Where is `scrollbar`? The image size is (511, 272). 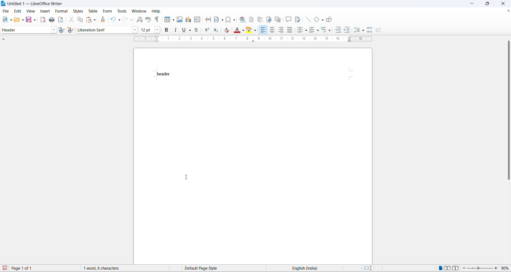
scrollbar is located at coordinates (507, 112).